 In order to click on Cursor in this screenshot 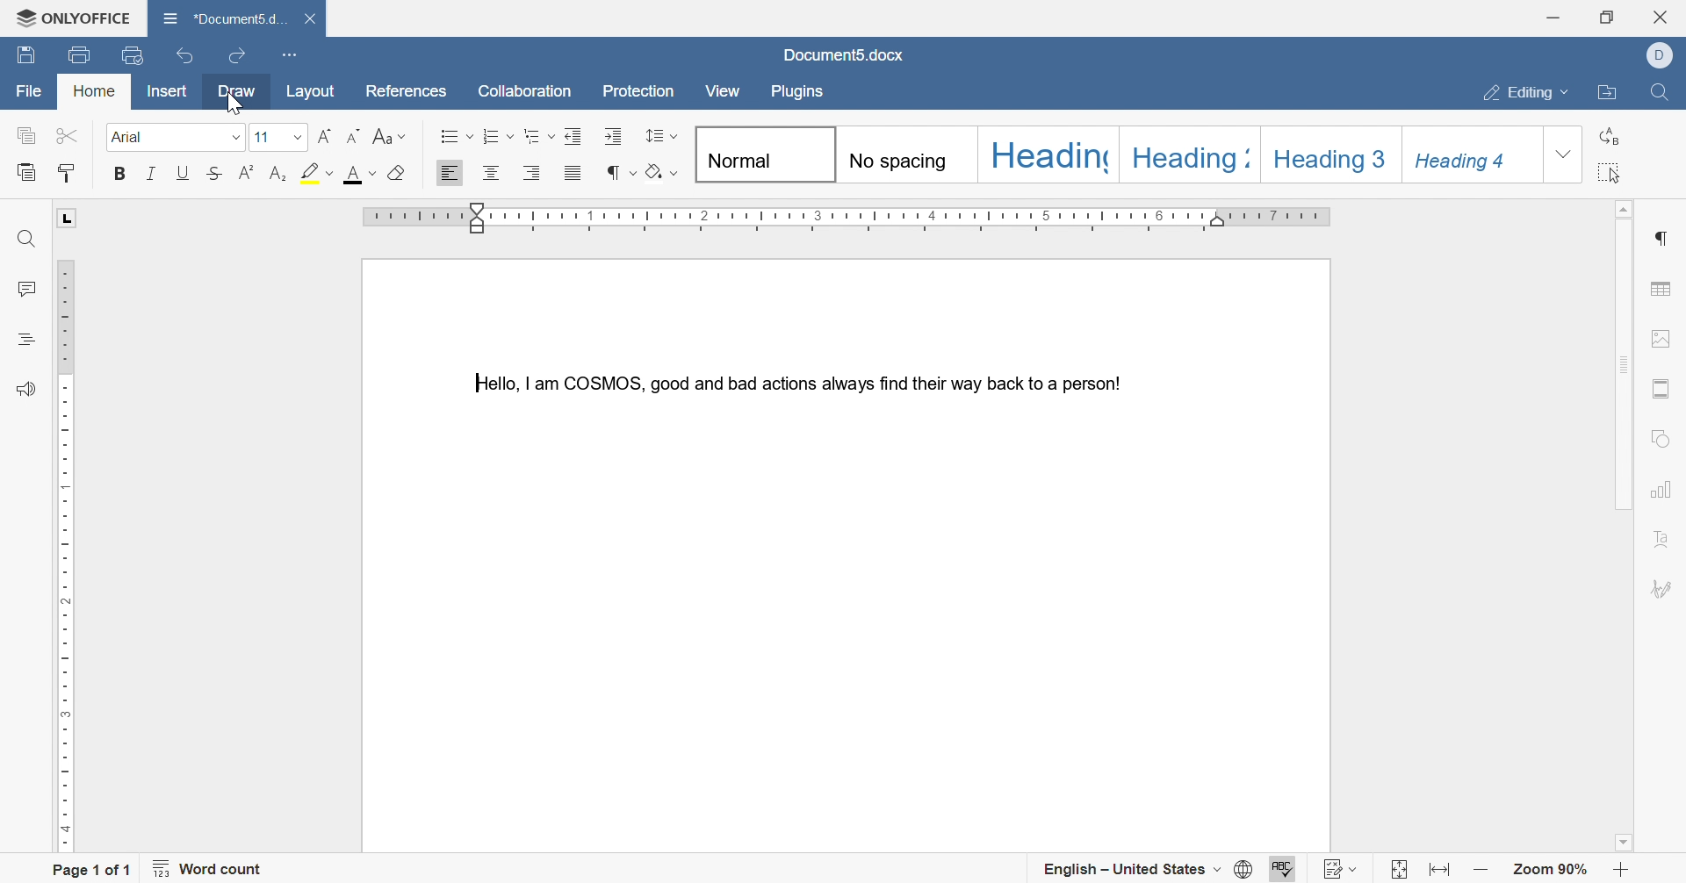, I will do `click(234, 103)`.